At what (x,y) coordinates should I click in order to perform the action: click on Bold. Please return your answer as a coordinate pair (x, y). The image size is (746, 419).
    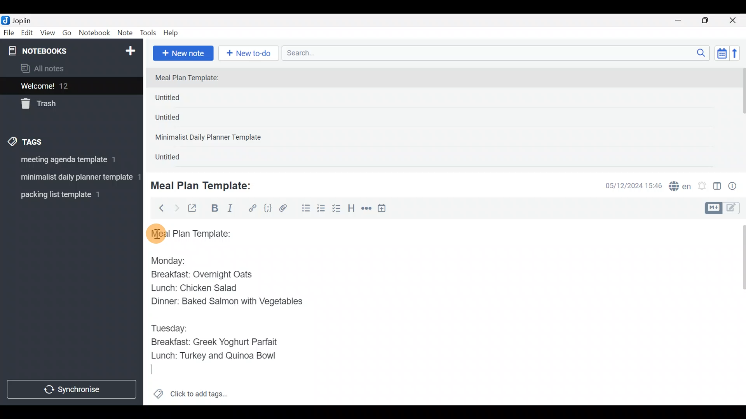
    Looking at the image, I should click on (214, 209).